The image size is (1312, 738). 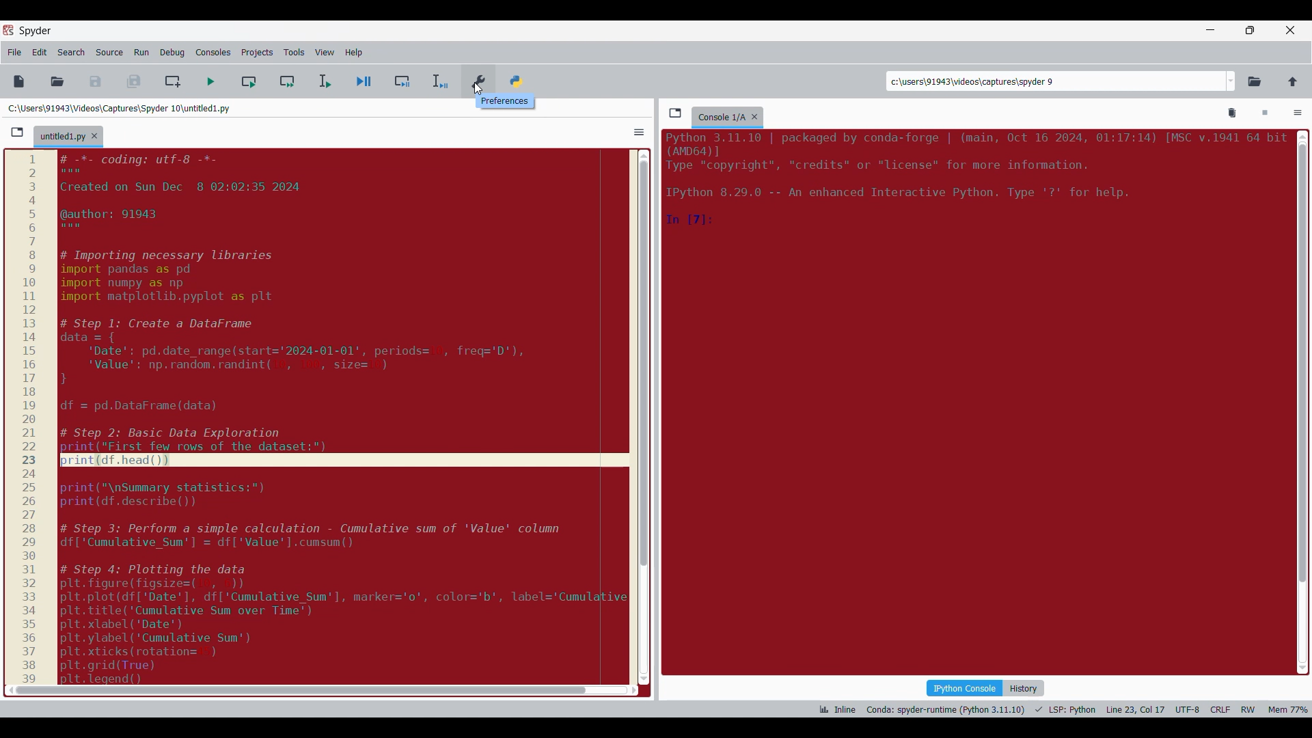 I want to click on Projects menu, so click(x=257, y=52).